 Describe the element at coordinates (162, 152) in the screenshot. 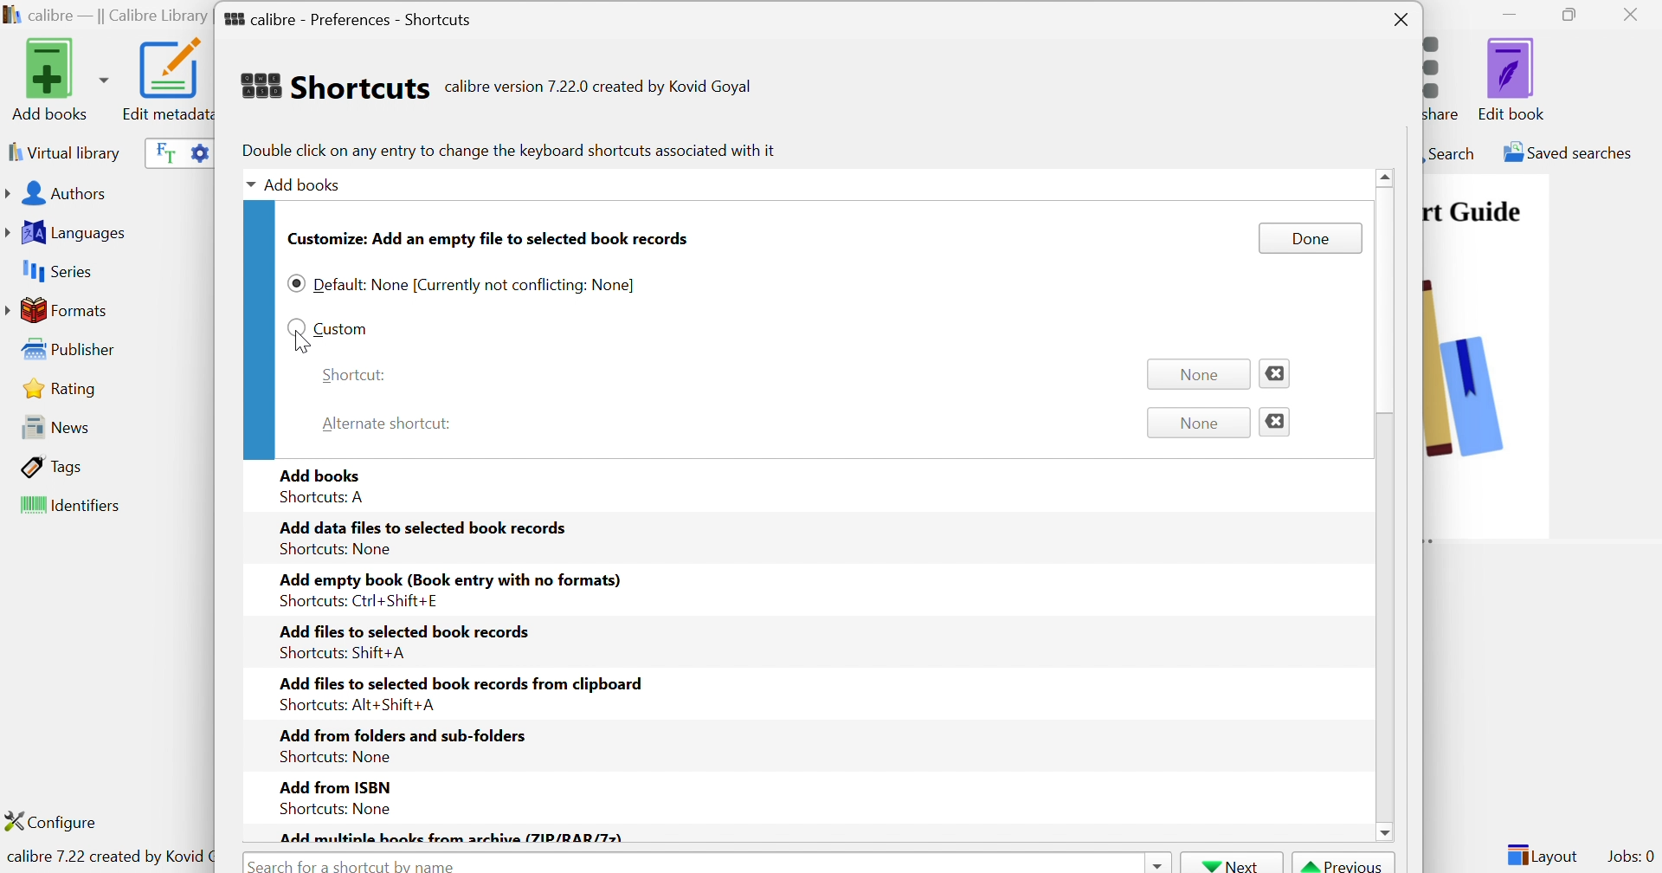

I see `Search the full text of all books in the library, not just their metadata` at that location.